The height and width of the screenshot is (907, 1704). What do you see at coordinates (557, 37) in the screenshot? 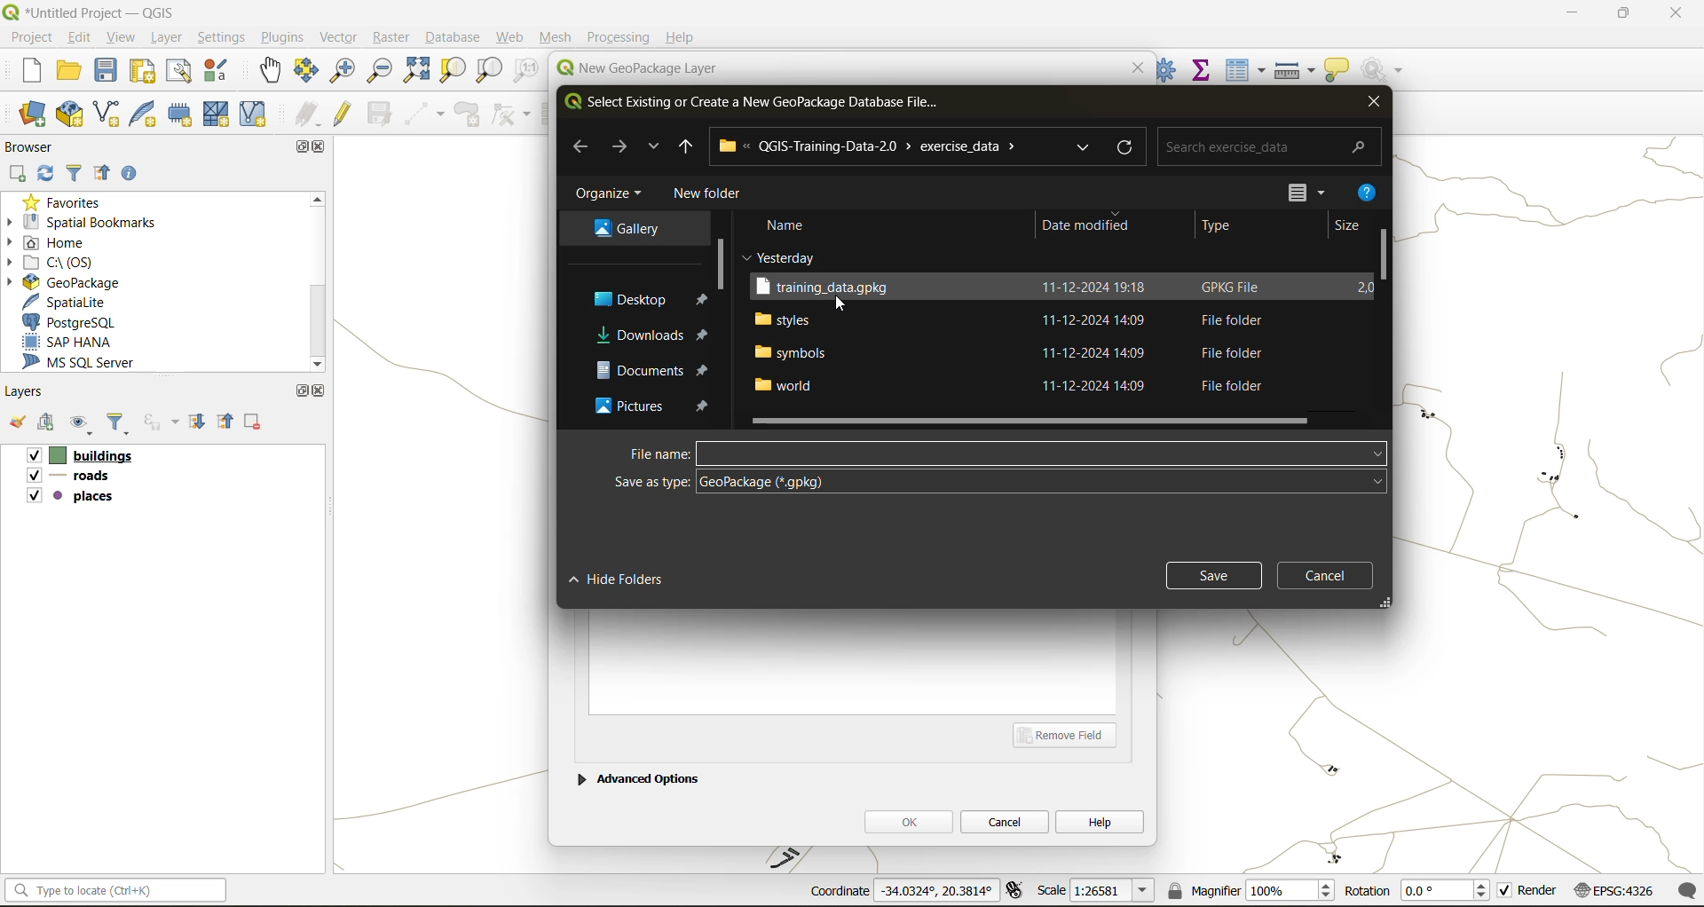
I see `mesh` at bounding box center [557, 37].